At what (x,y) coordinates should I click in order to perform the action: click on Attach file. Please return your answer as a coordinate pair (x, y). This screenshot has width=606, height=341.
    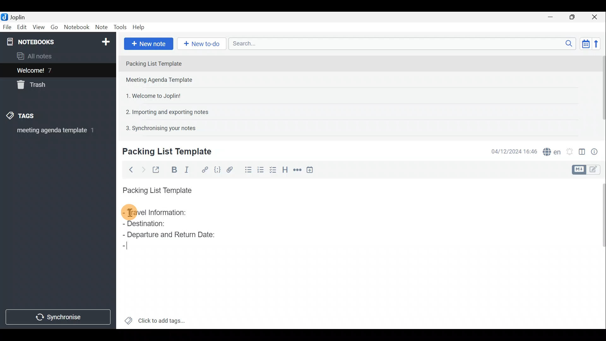
    Looking at the image, I should click on (230, 169).